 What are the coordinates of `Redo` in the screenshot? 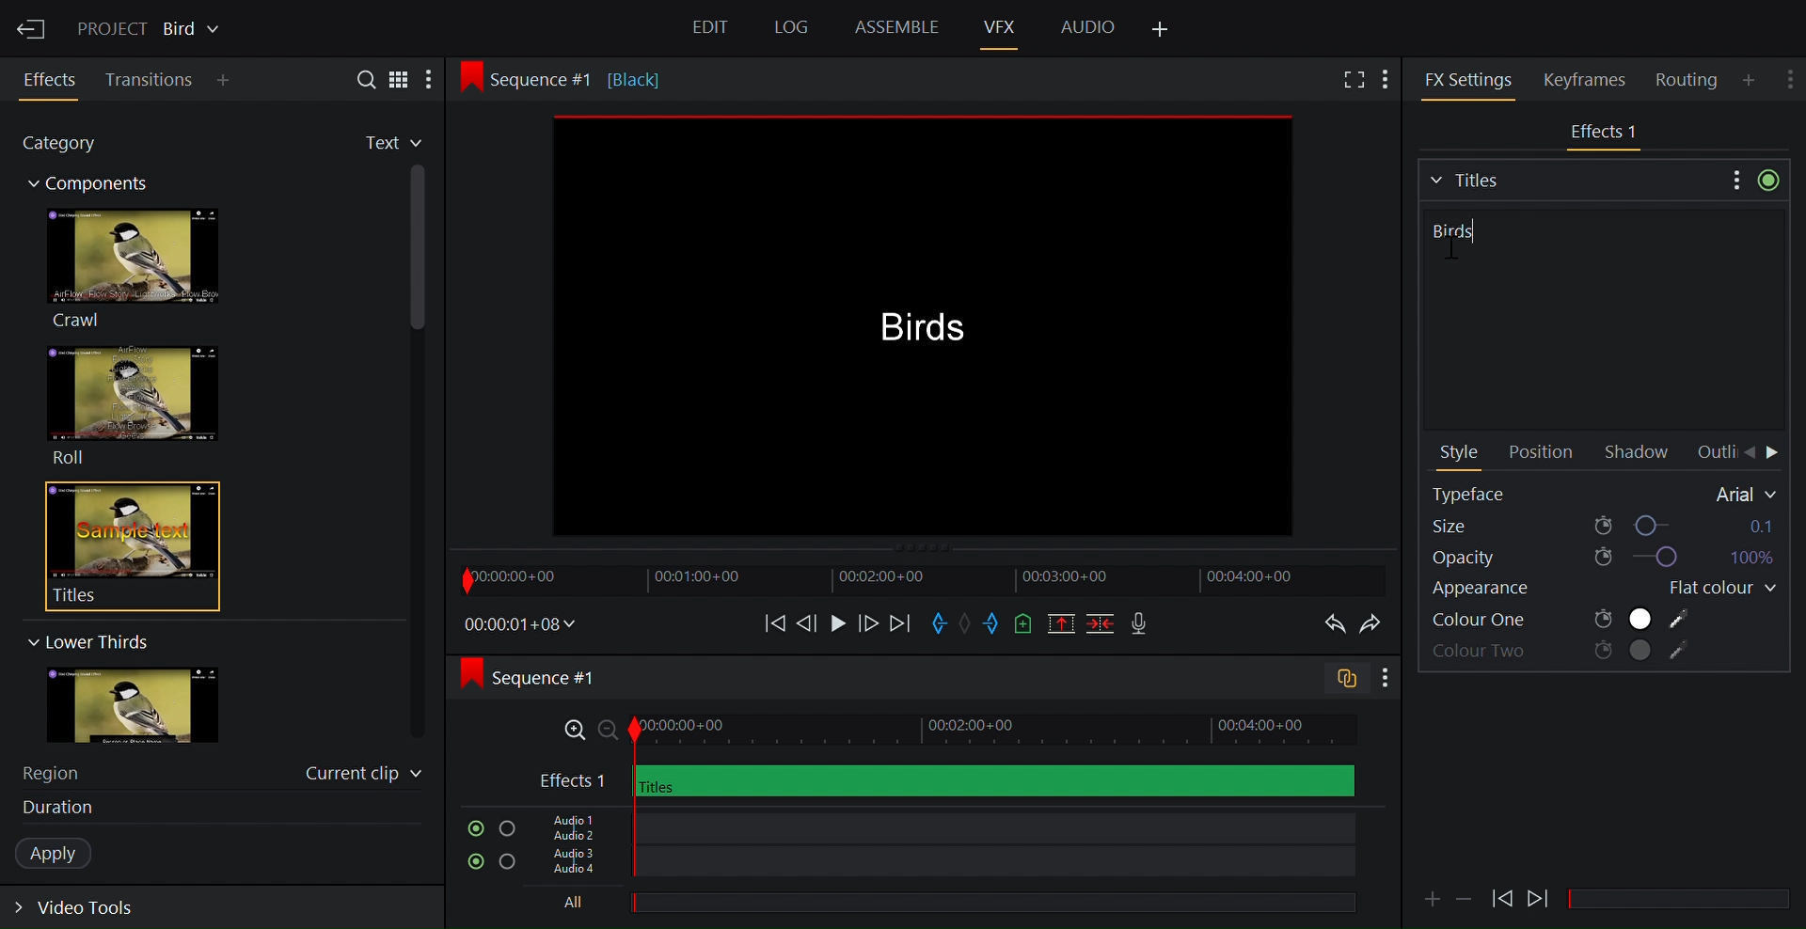 It's located at (1375, 624).